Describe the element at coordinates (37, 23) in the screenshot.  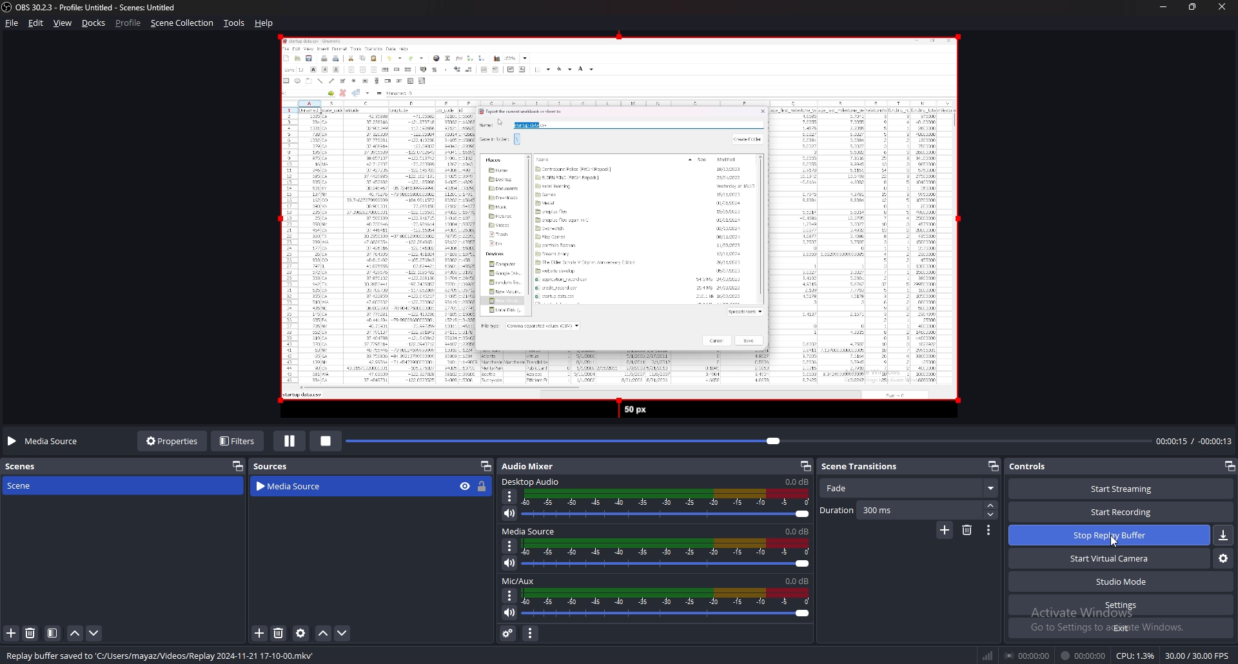
I see `edit` at that location.